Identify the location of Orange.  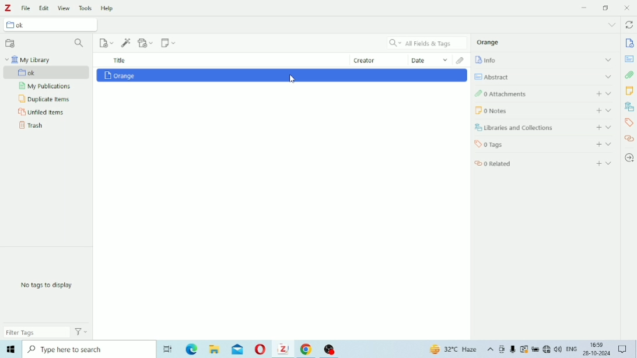
(488, 42).